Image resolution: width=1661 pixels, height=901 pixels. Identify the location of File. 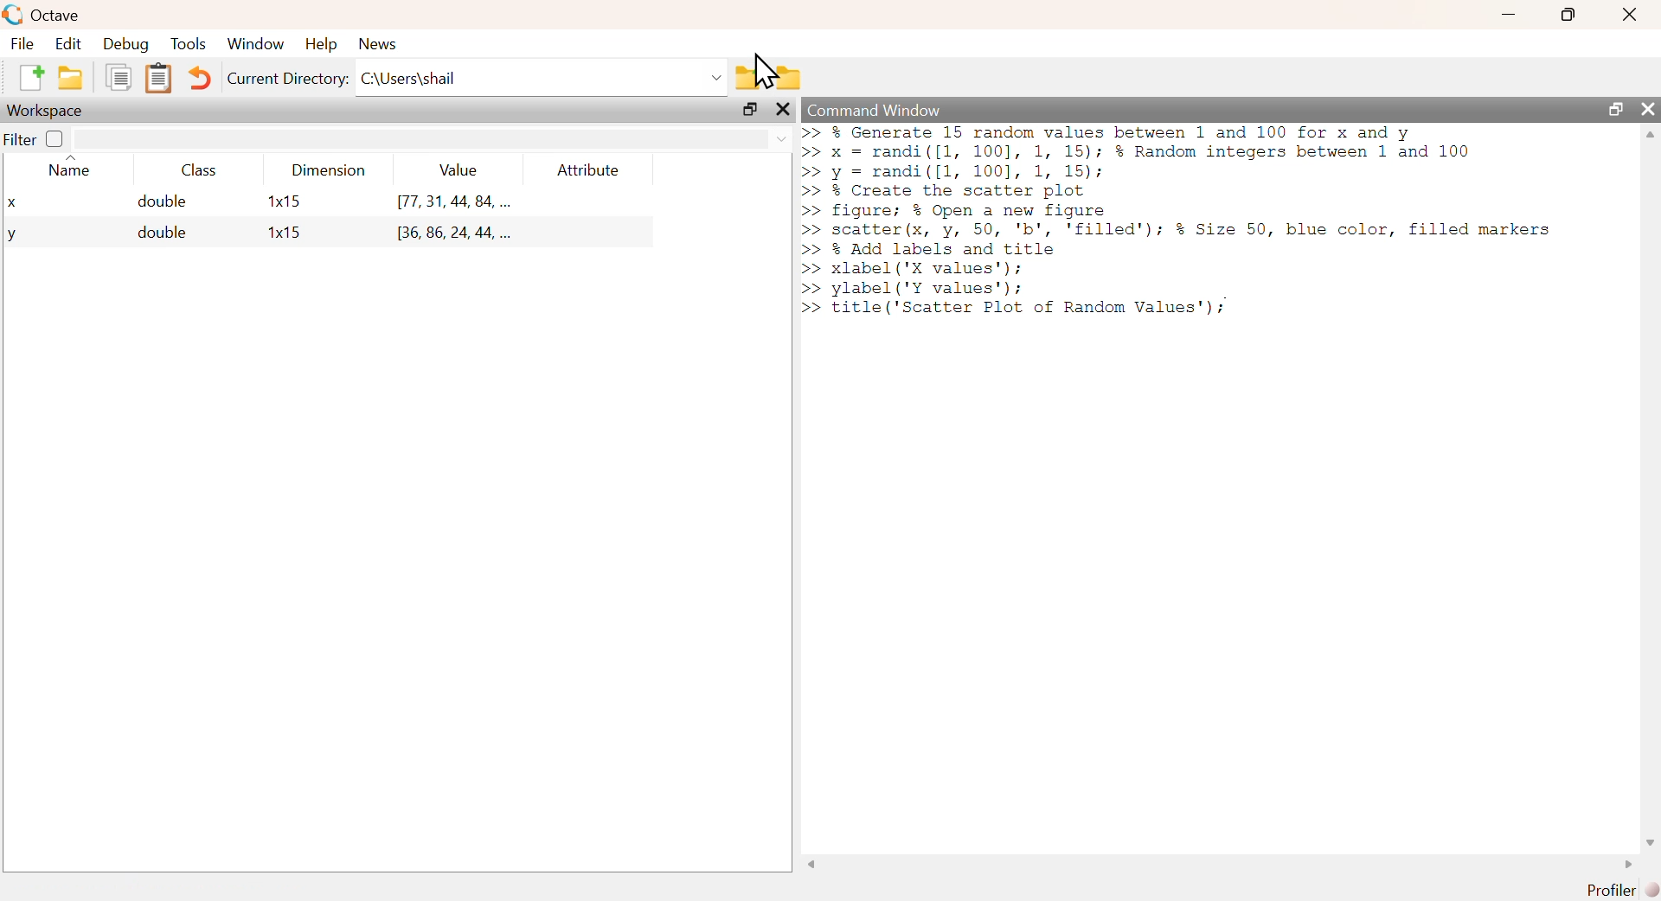
(22, 43).